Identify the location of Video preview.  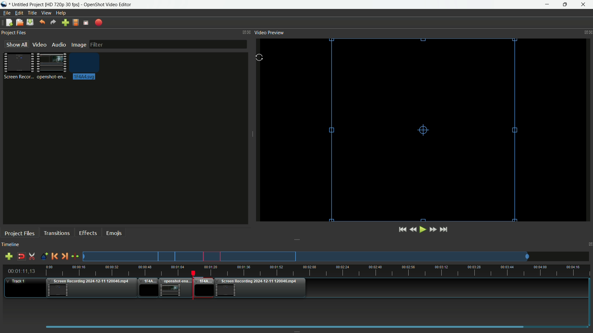
(269, 32).